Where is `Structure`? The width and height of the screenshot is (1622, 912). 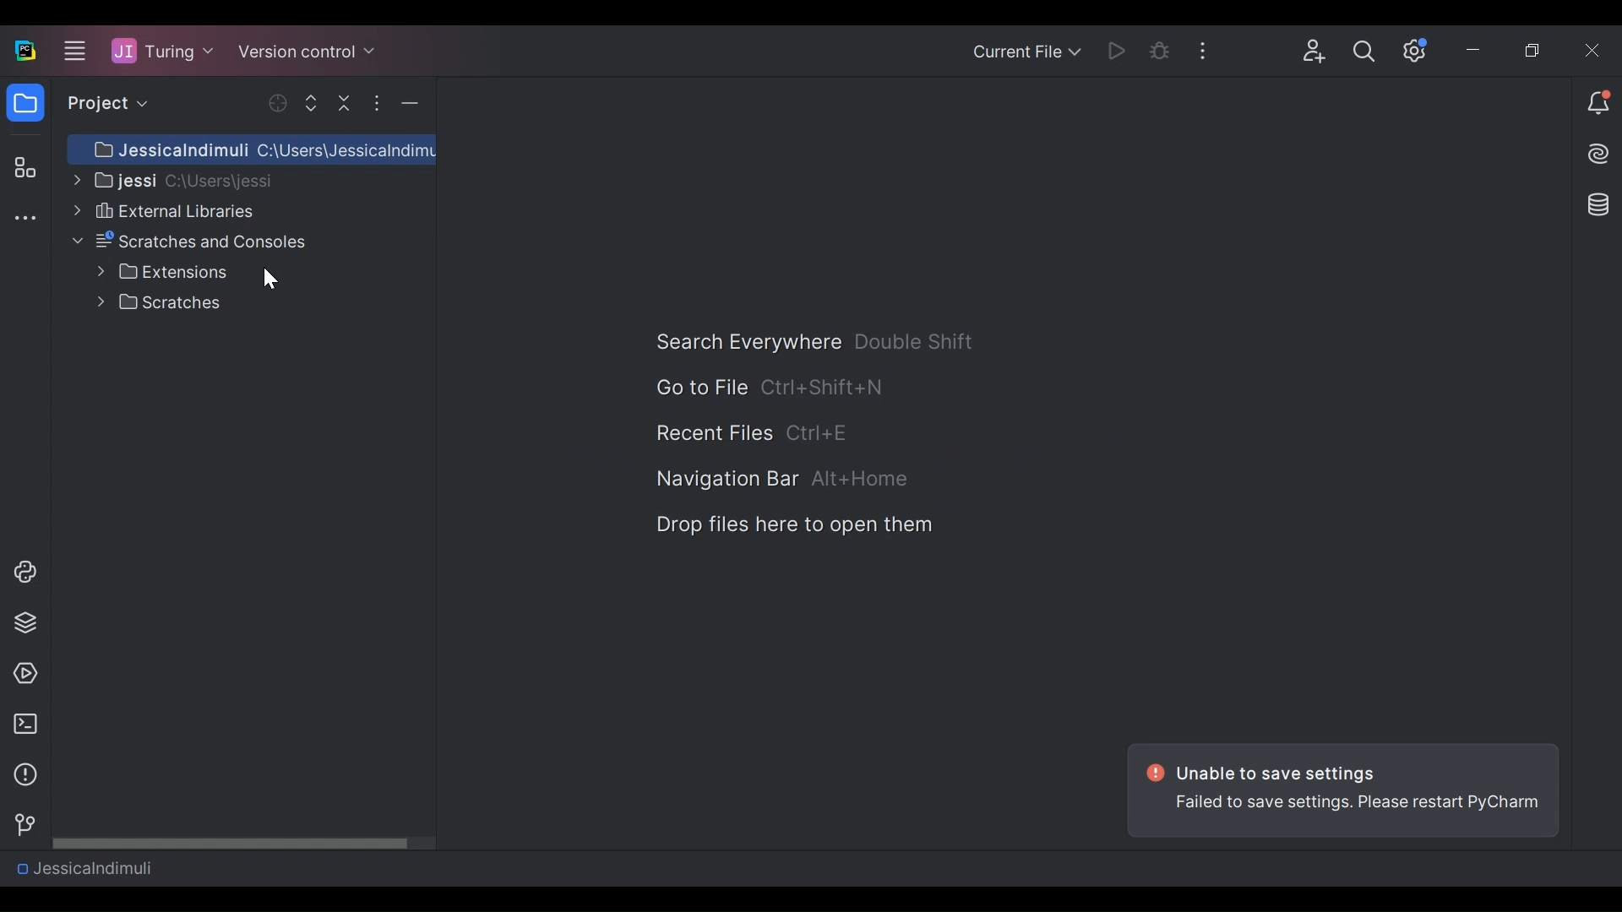
Structure is located at coordinates (22, 169).